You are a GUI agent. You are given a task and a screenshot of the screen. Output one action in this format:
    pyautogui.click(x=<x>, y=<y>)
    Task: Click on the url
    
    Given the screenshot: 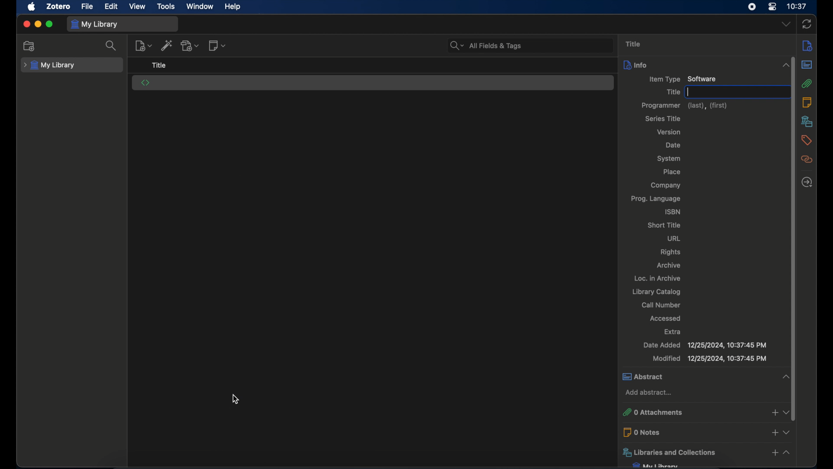 What is the action you would take?
    pyautogui.click(x=674, y=238)
    